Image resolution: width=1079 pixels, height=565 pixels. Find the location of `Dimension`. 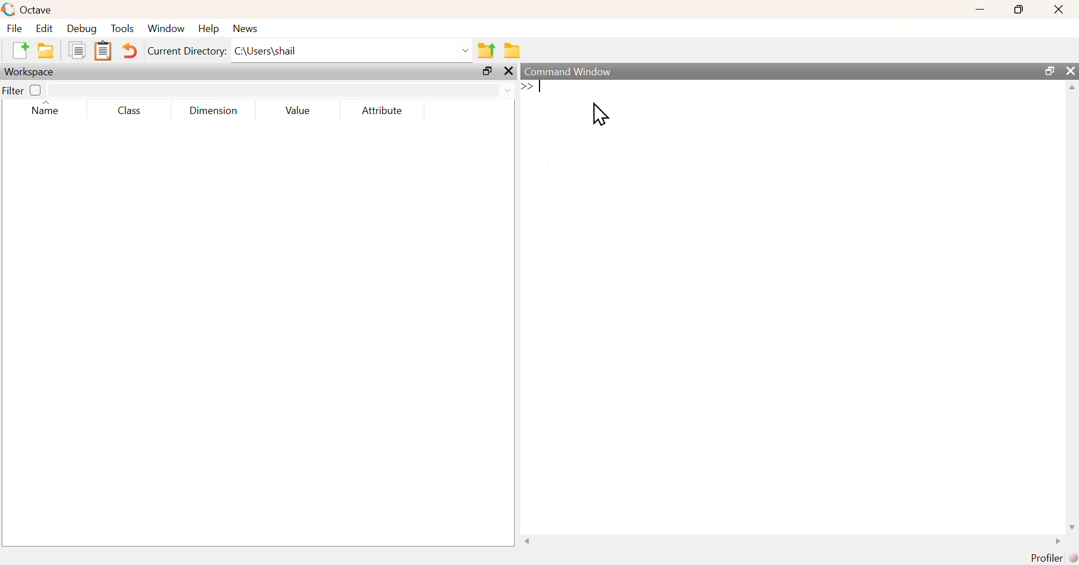

Dimension is located at coordinates (214, 111).